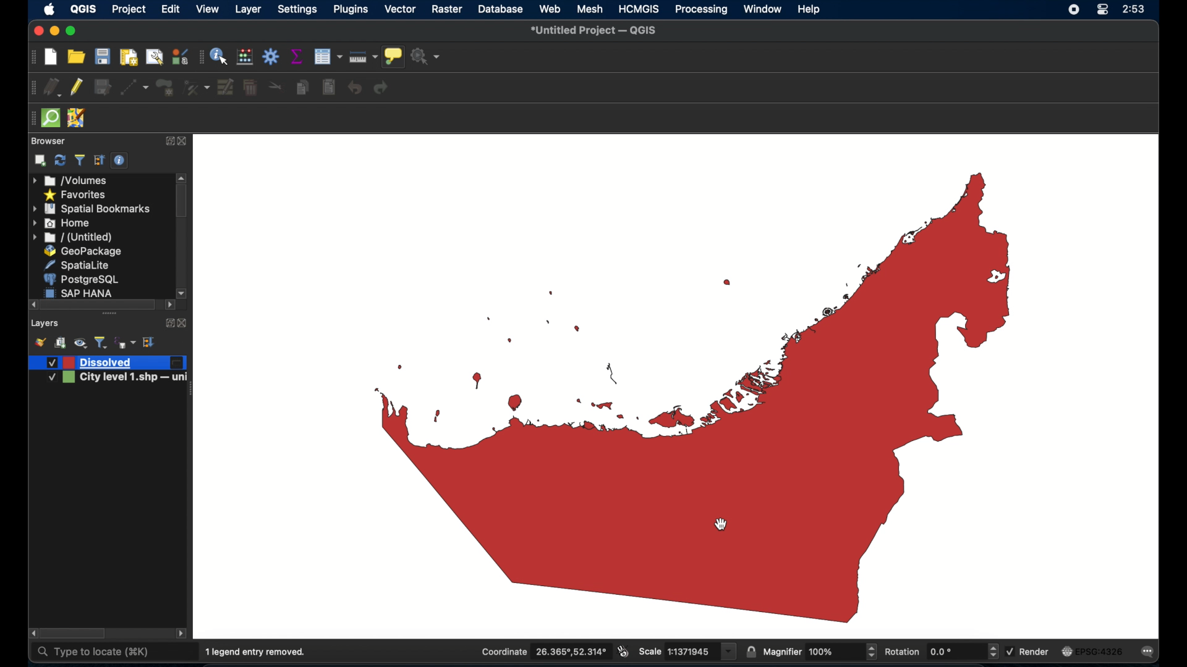 The width and height of the screenshot is (1187, 667). What do you see at coordinates (166, 322) in the screenshot?
I see `expand` at bounding box center [166, 322].